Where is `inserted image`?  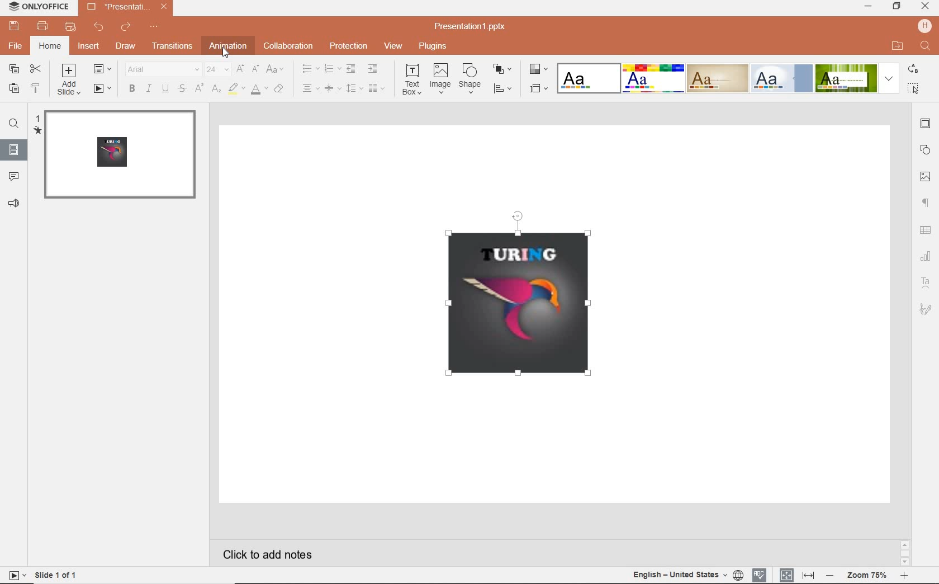 inserted image is located at coordinates (529, 302).